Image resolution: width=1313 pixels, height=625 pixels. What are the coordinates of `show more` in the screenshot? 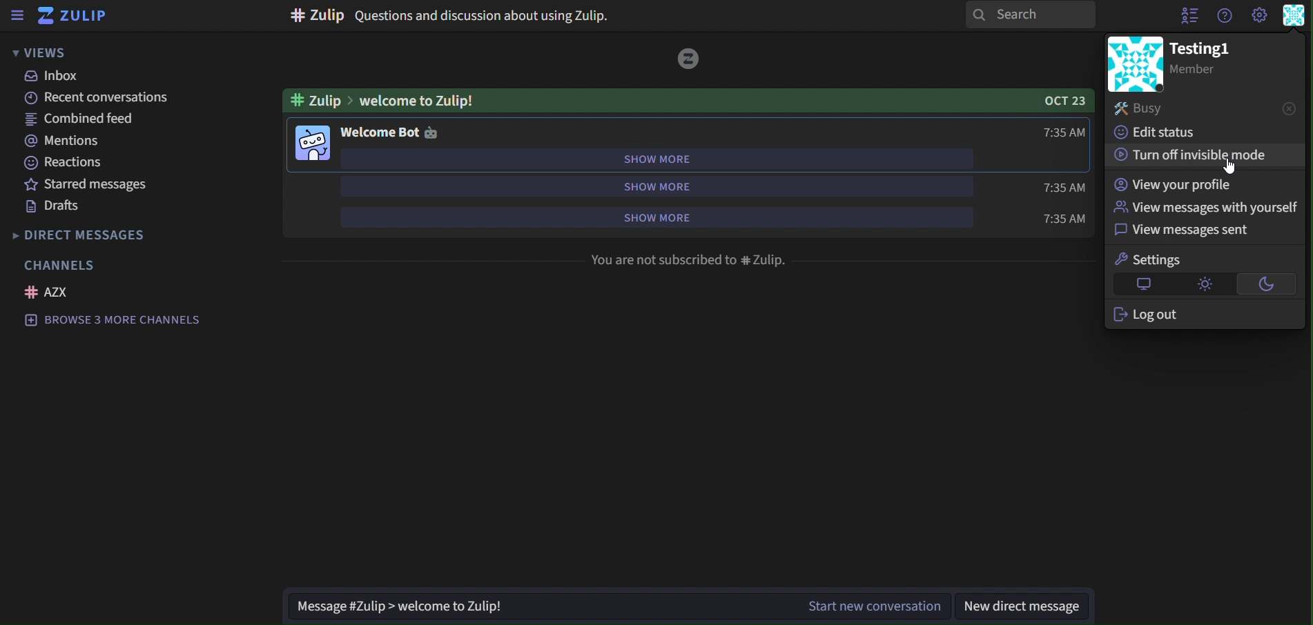 It's located at (663, 159).